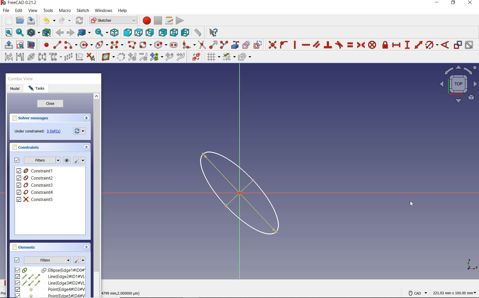  I want to click on switch between workbenches, so click(113, 21).